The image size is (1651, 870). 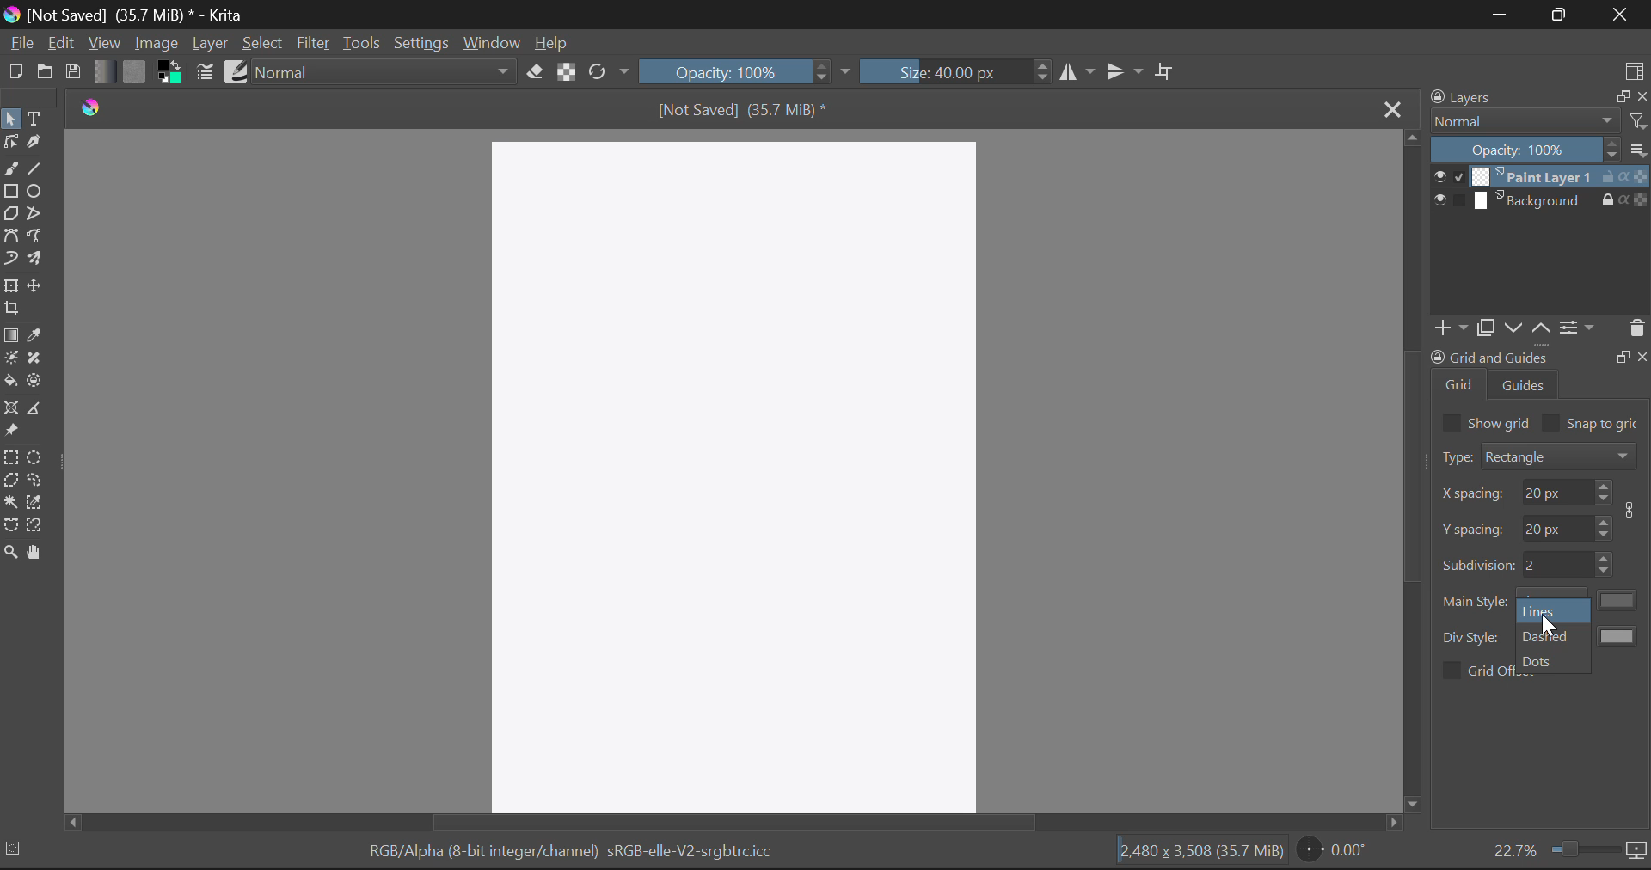 What do you see at coordinates (1412, 471) in the screenshot?
I see `Scroll Bar` at bounding box center [1412, 471].